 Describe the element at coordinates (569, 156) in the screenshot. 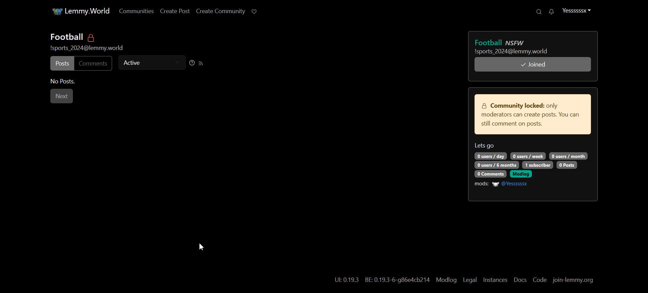

I see `text` at that location.